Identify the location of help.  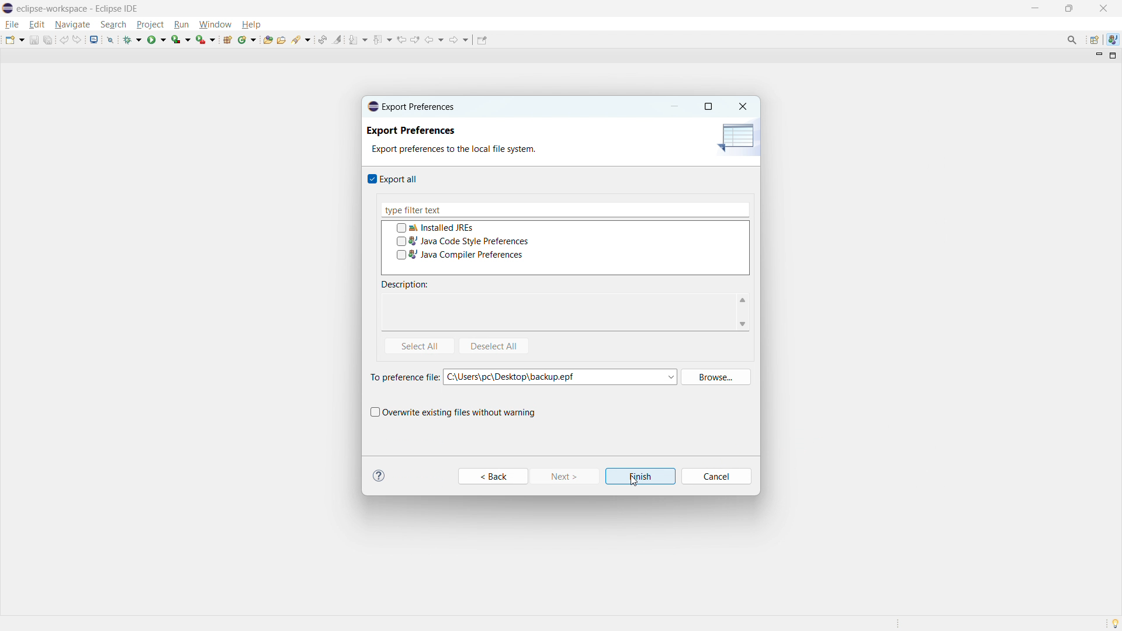
(251, 24).